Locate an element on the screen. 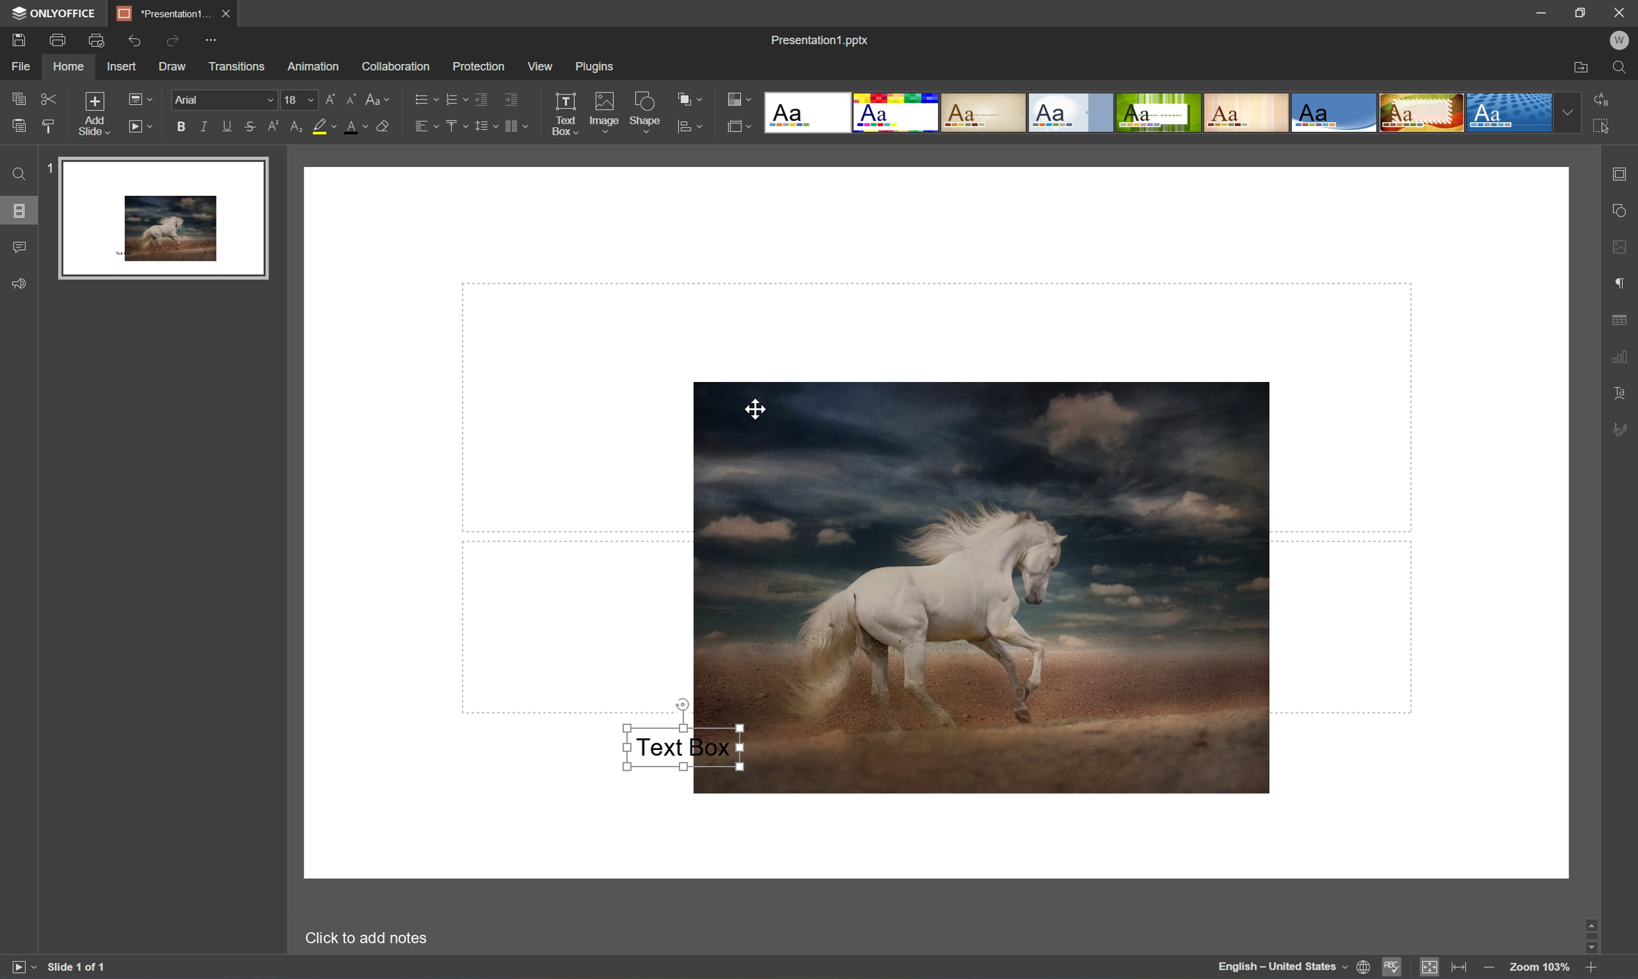 This screenshot has width=1638, height=979. Subscript is located at coordinates (298, 127).